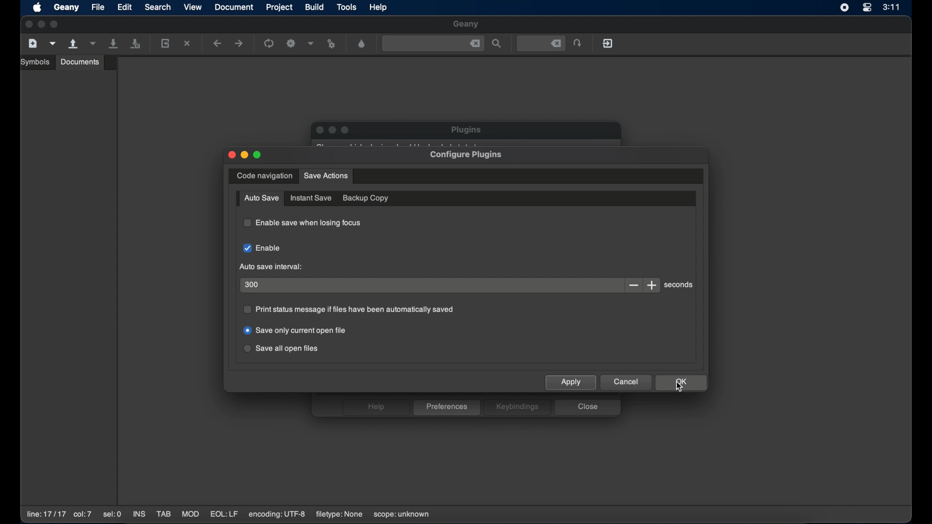  I want to click on close, so click(587, 408).